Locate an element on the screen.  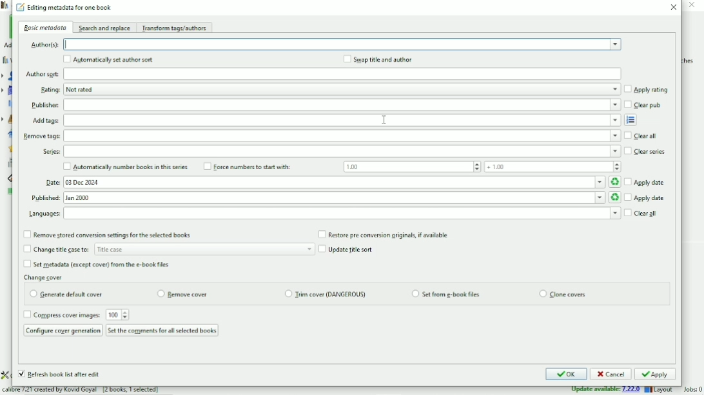
calibre 7.21 created by Kovid Goyal is located at coordinates (90, 389).